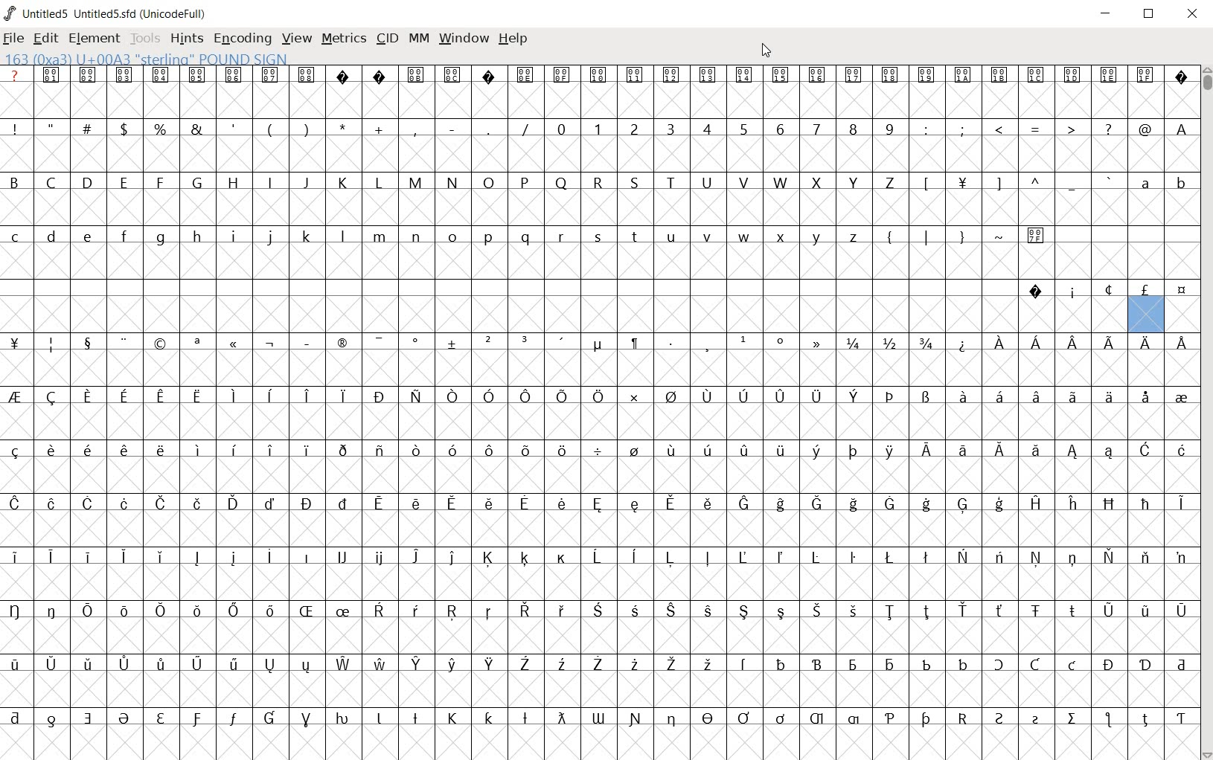 Image resolution: width=1213 pixels, height=760 pixels. What do you see at coordinates (453, 612) in the screenshot?
I see `Symbol` at bounding box center [453, 612].